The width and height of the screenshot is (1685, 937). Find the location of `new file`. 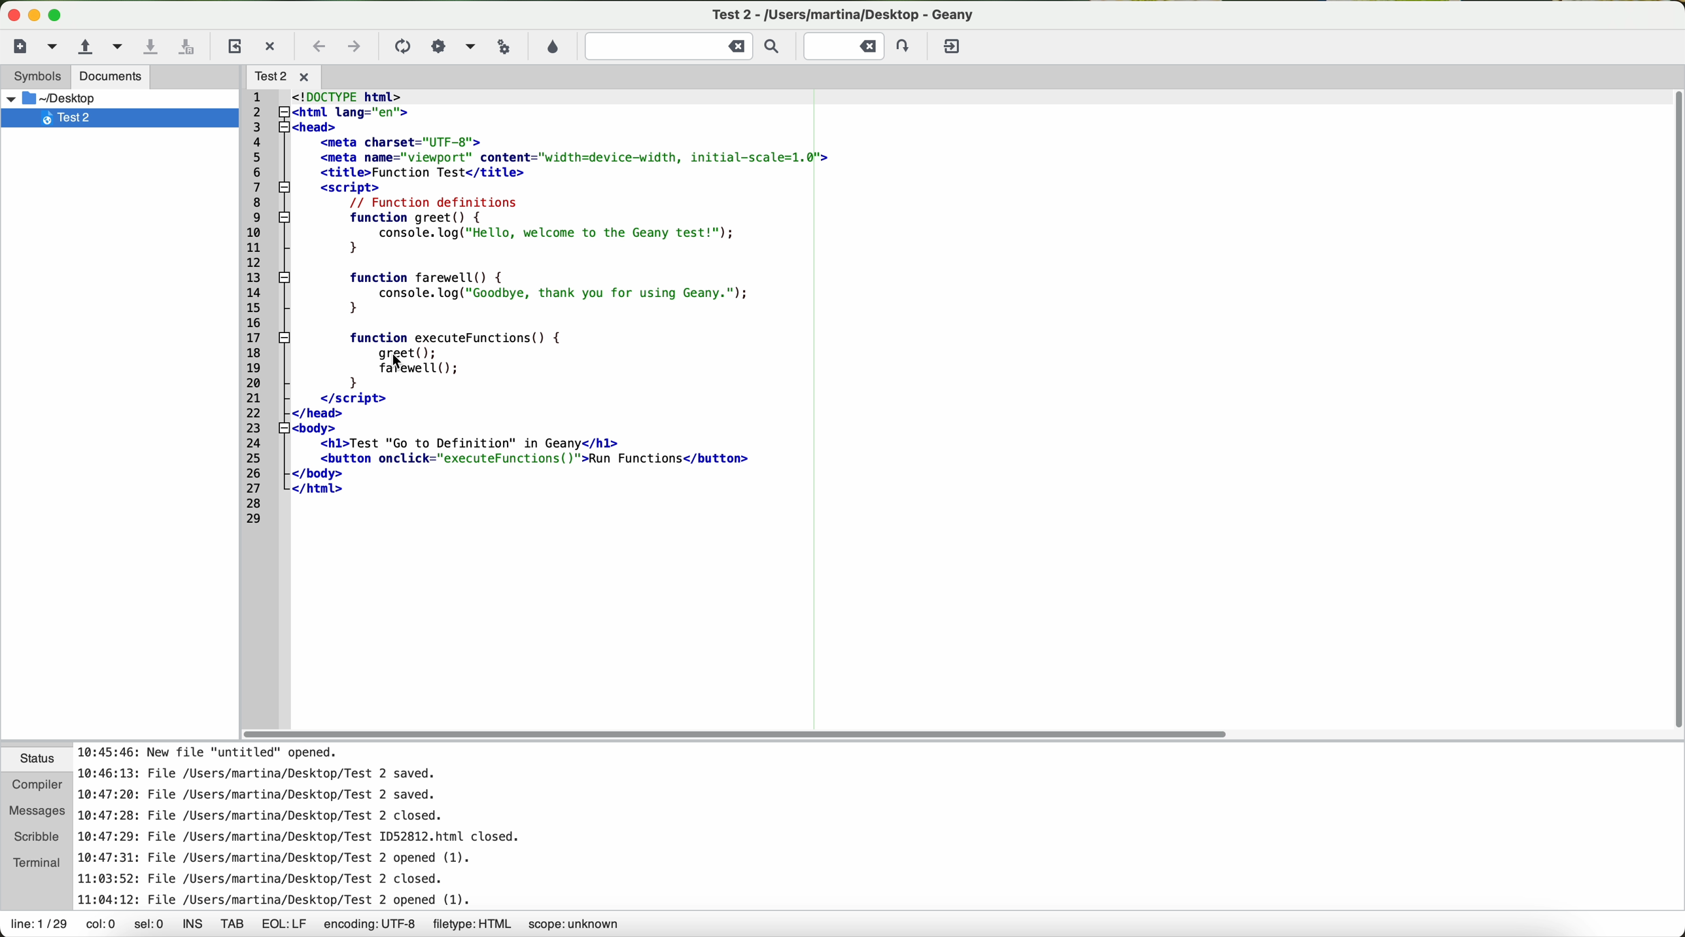

new file is located at coordinates (27, 46).